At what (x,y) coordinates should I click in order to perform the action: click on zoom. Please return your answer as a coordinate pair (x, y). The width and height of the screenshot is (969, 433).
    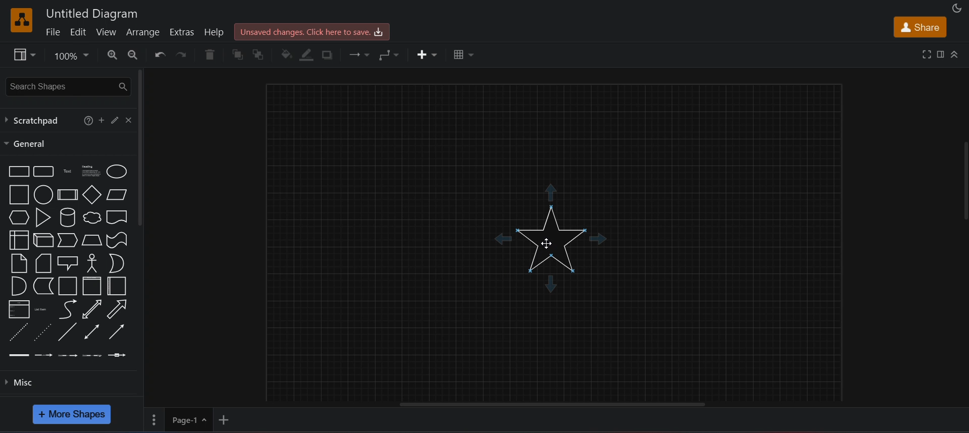
    Looking at the image, I should click on (70, 56).